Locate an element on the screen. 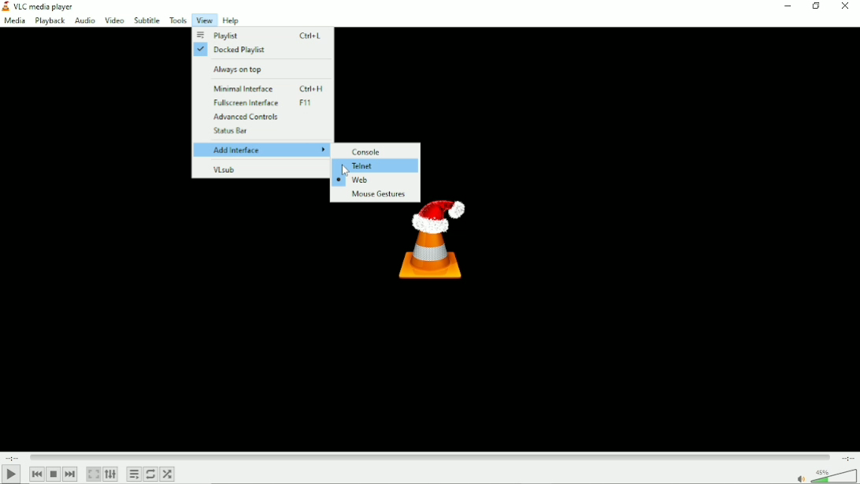 Image resolution: width=860 pixels, height=484 pixels. Docked playlist is located at coordinates (233, 50).